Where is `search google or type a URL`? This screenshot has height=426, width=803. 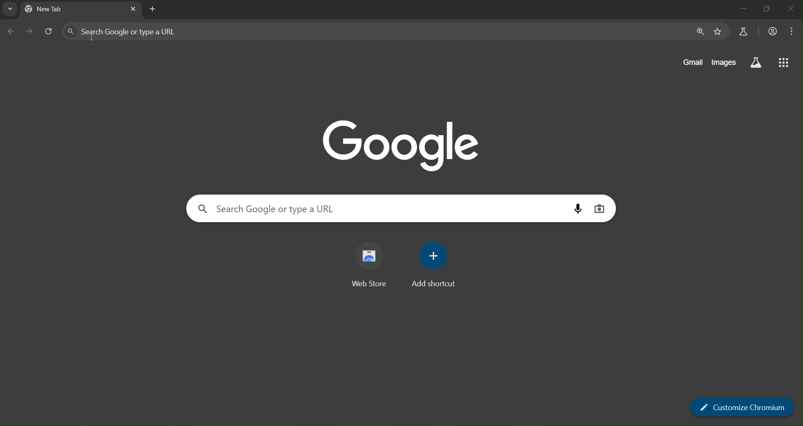 search google or type a URL is located at coordinates (163, 31).